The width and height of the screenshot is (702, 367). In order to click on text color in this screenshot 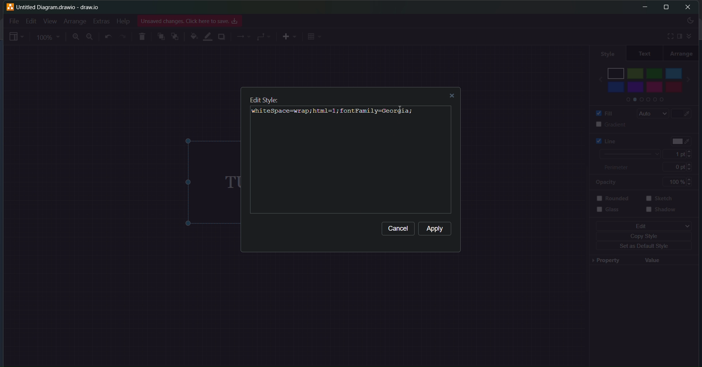, I will do `click(682, 139)`.